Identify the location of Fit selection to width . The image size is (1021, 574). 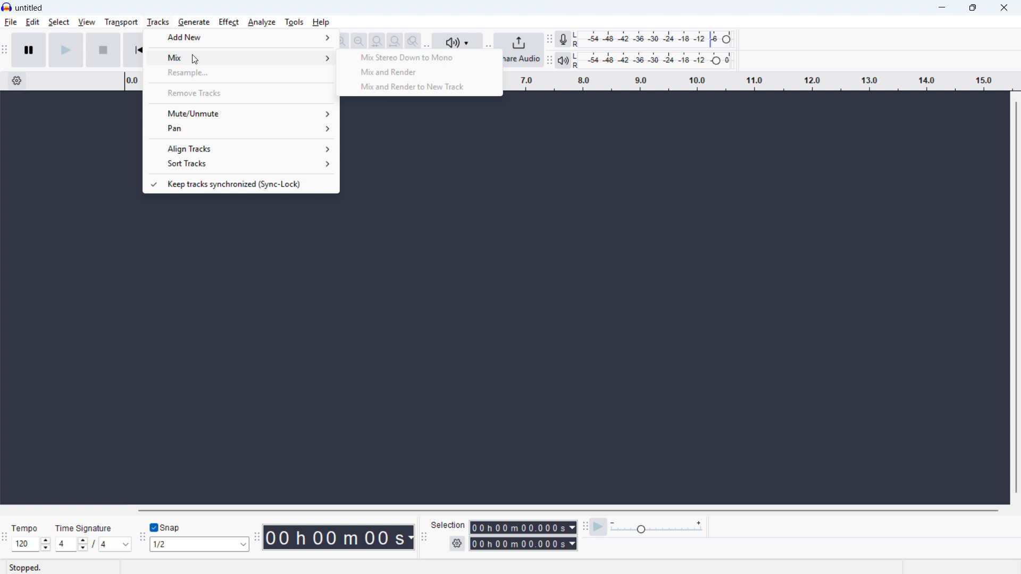
(377, 41).